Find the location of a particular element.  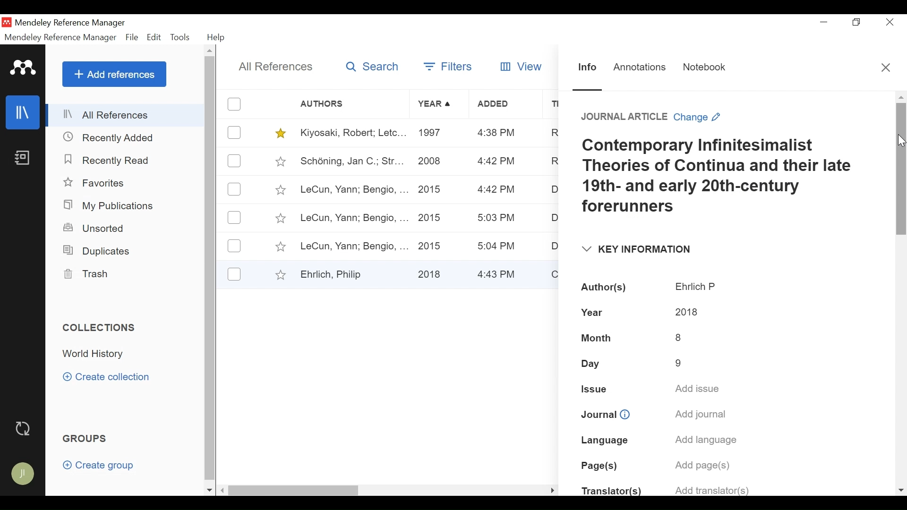

8 is located at coordinates (680, 336).